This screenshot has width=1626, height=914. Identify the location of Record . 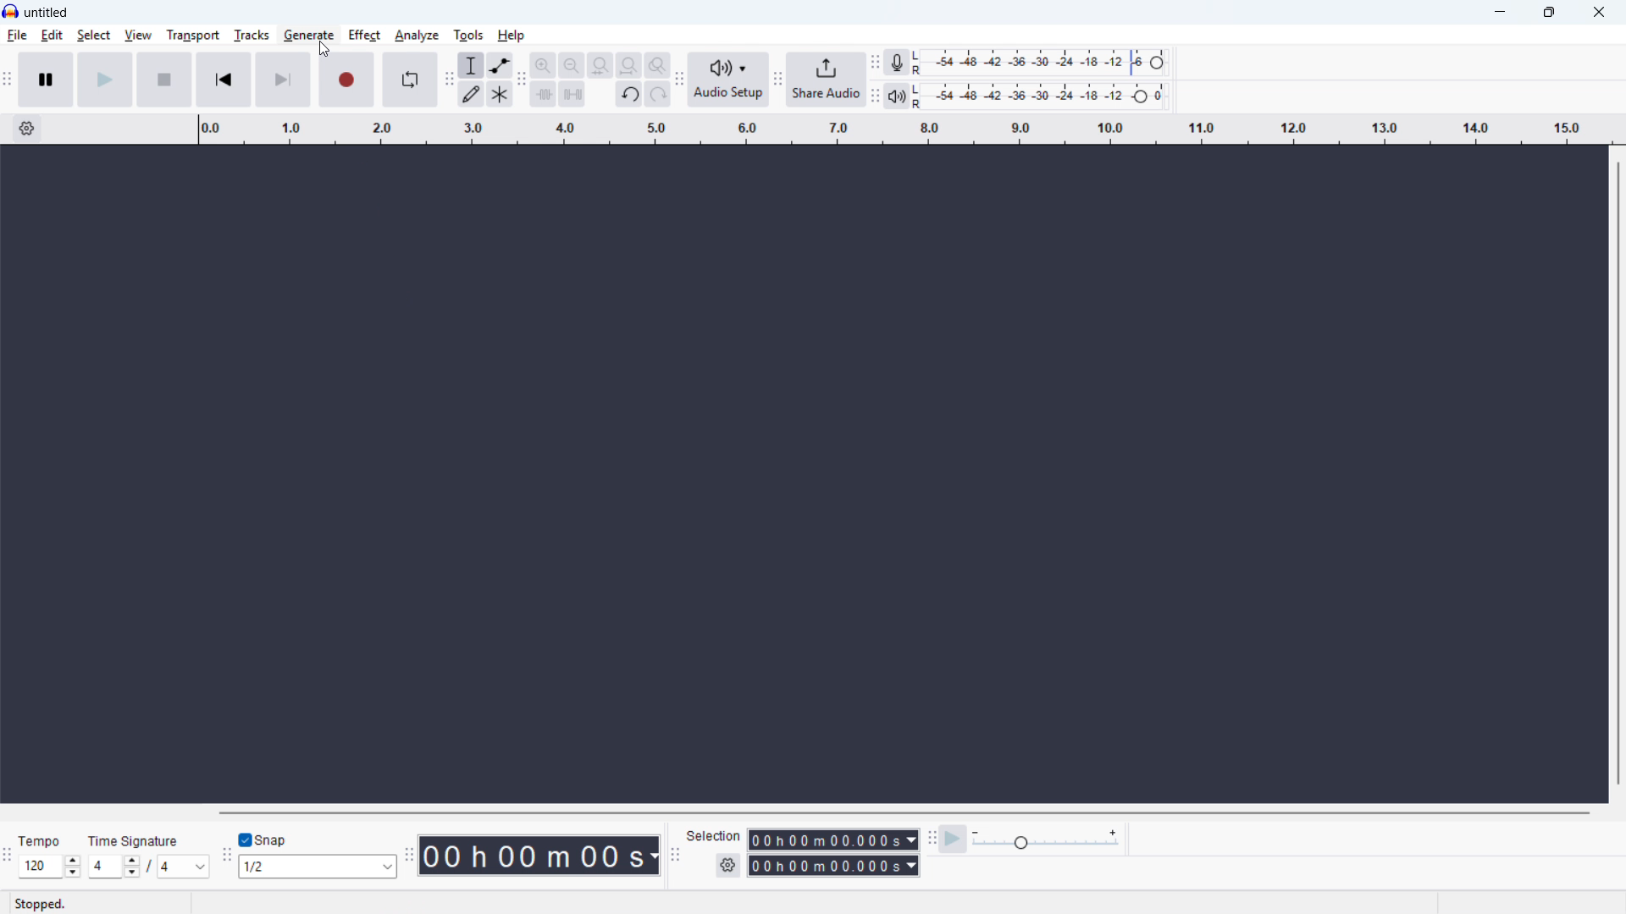
(347, 80).